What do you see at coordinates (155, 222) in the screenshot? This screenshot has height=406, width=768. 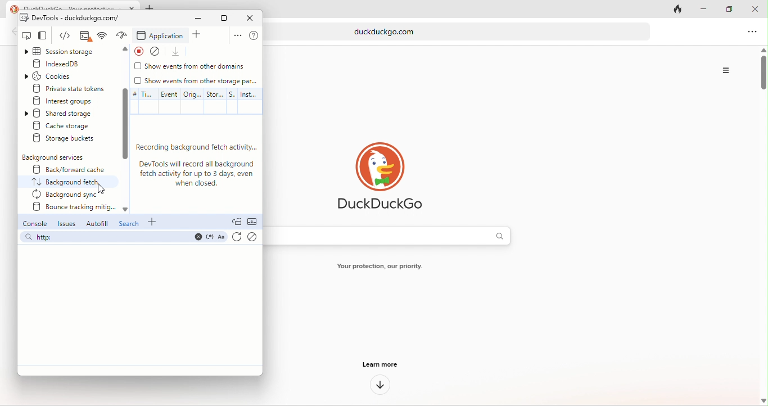 I see `add` at bounding box center [155, 222].